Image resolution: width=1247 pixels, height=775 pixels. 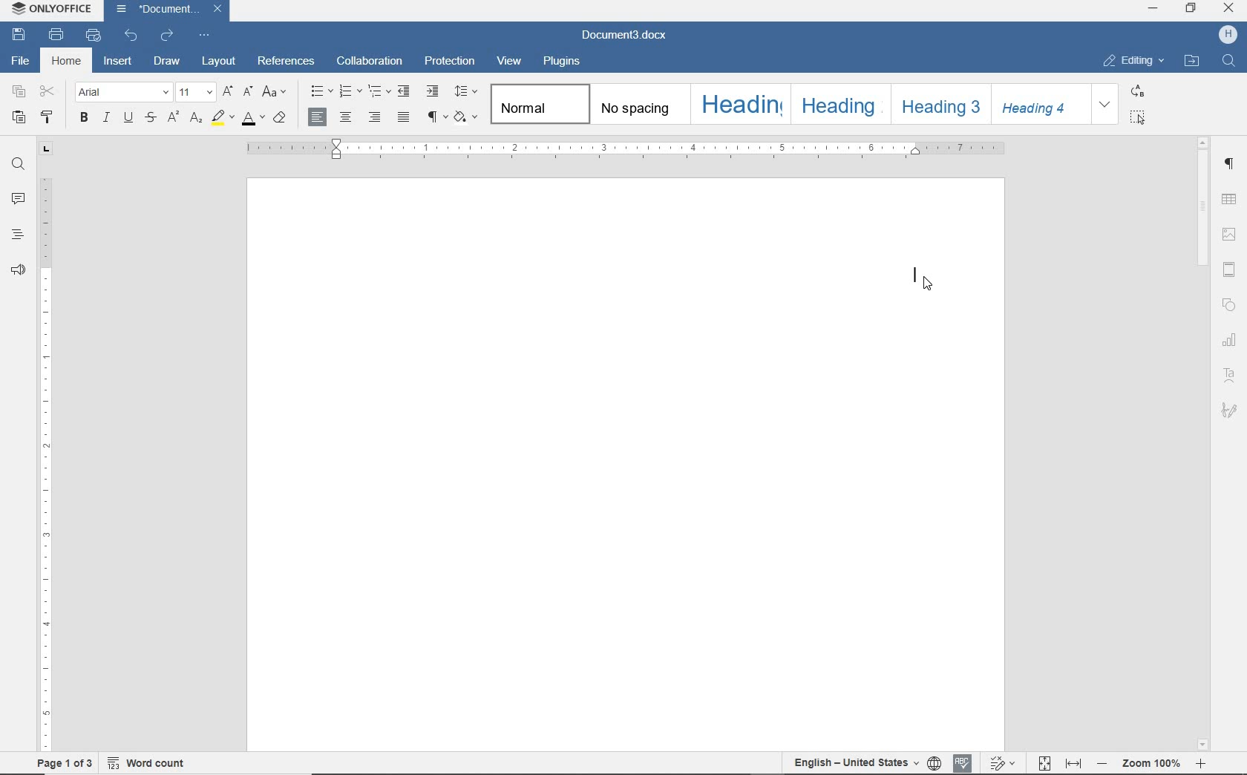 What do you see at coordinates (1001, 764) in the screenshot?
I see `TRACK CHANGES` at bounding box center [1001, 764].